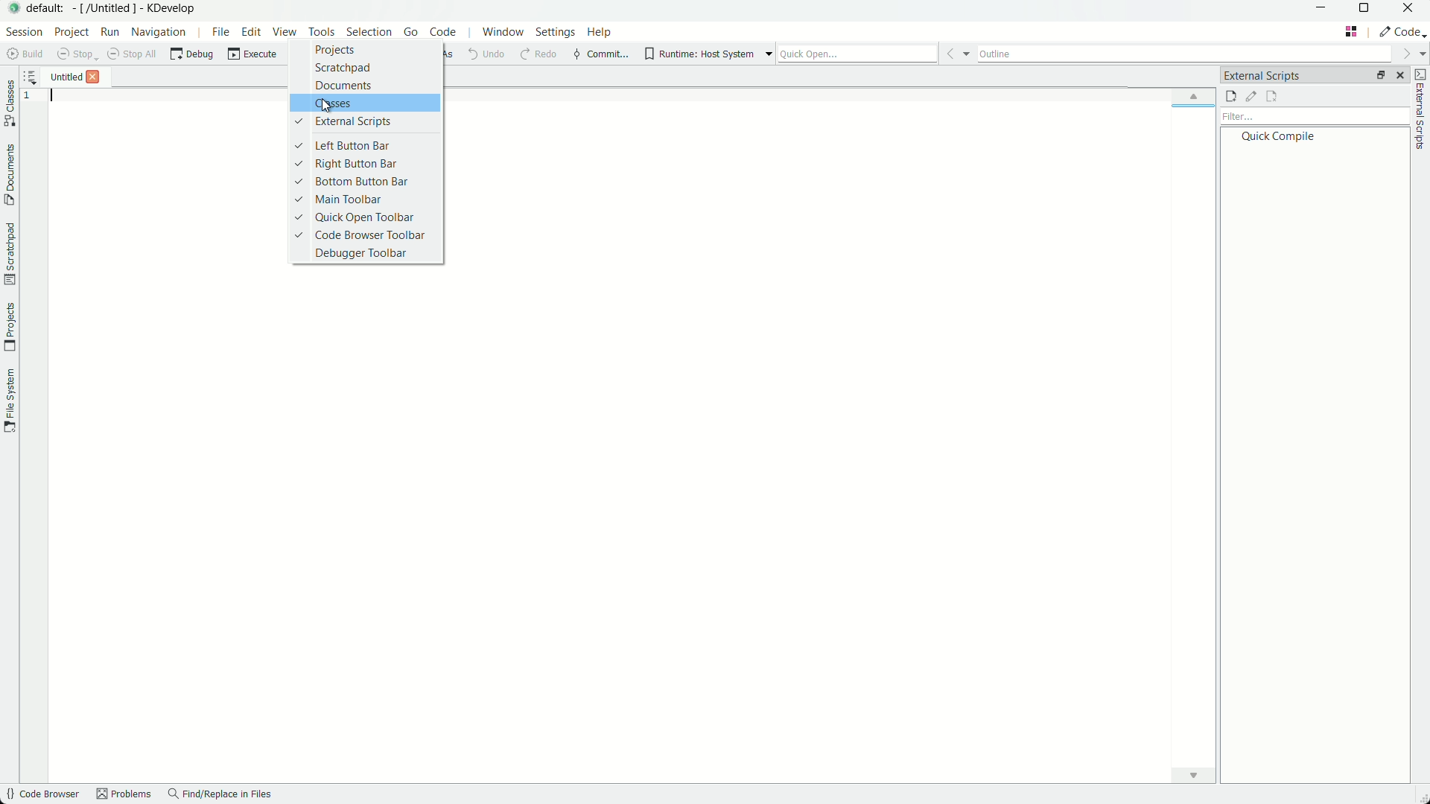  What do you see at coordinates (600, 33) in the screenshot?
I see `help` at bounding box center [600, 33].